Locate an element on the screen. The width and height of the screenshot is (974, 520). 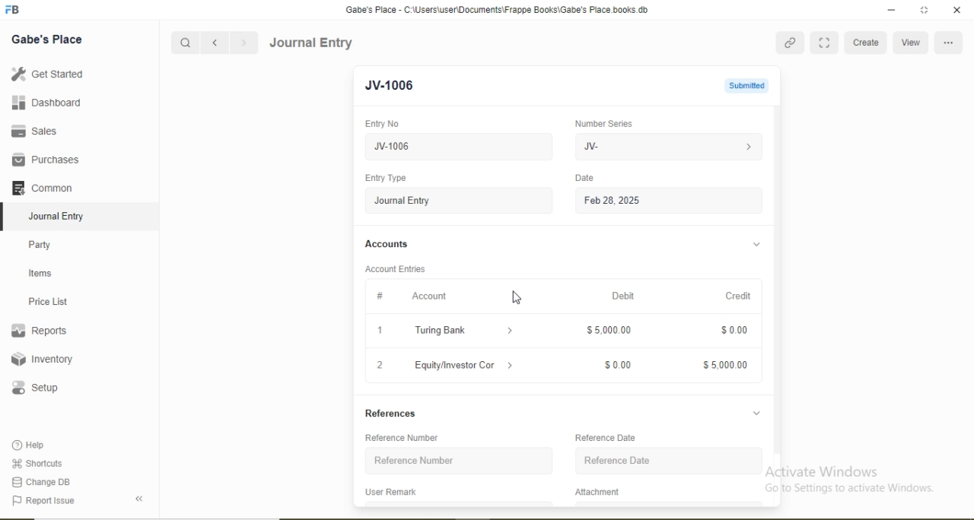
# is located at coordinates (380, 295).